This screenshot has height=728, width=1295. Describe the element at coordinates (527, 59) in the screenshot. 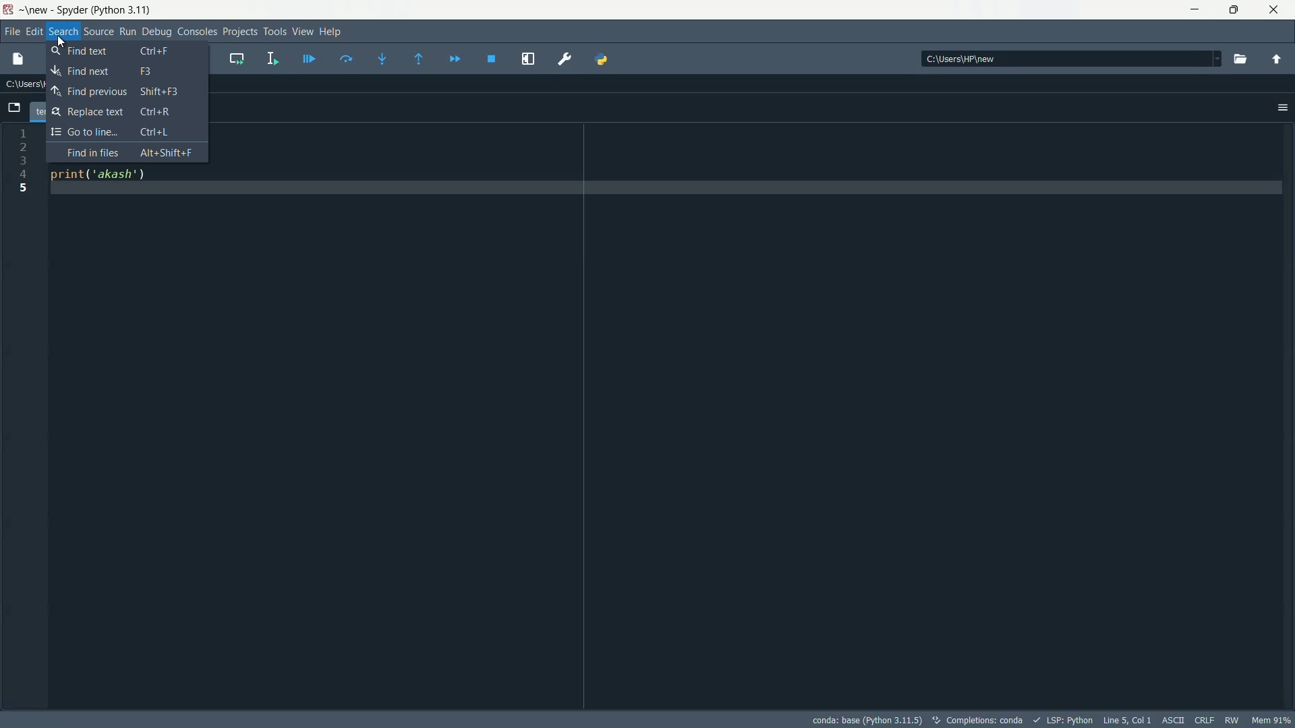

I see `maximize current pane` at that location.